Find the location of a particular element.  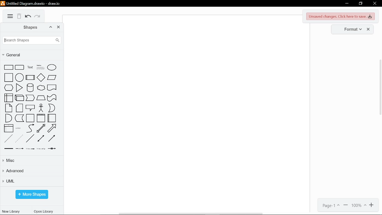

connector with 3 label is located at coordinates (41, 149).